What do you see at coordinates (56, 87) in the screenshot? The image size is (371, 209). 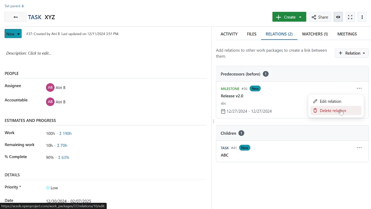 I see `Assignee` at bounding box center [56, 87].